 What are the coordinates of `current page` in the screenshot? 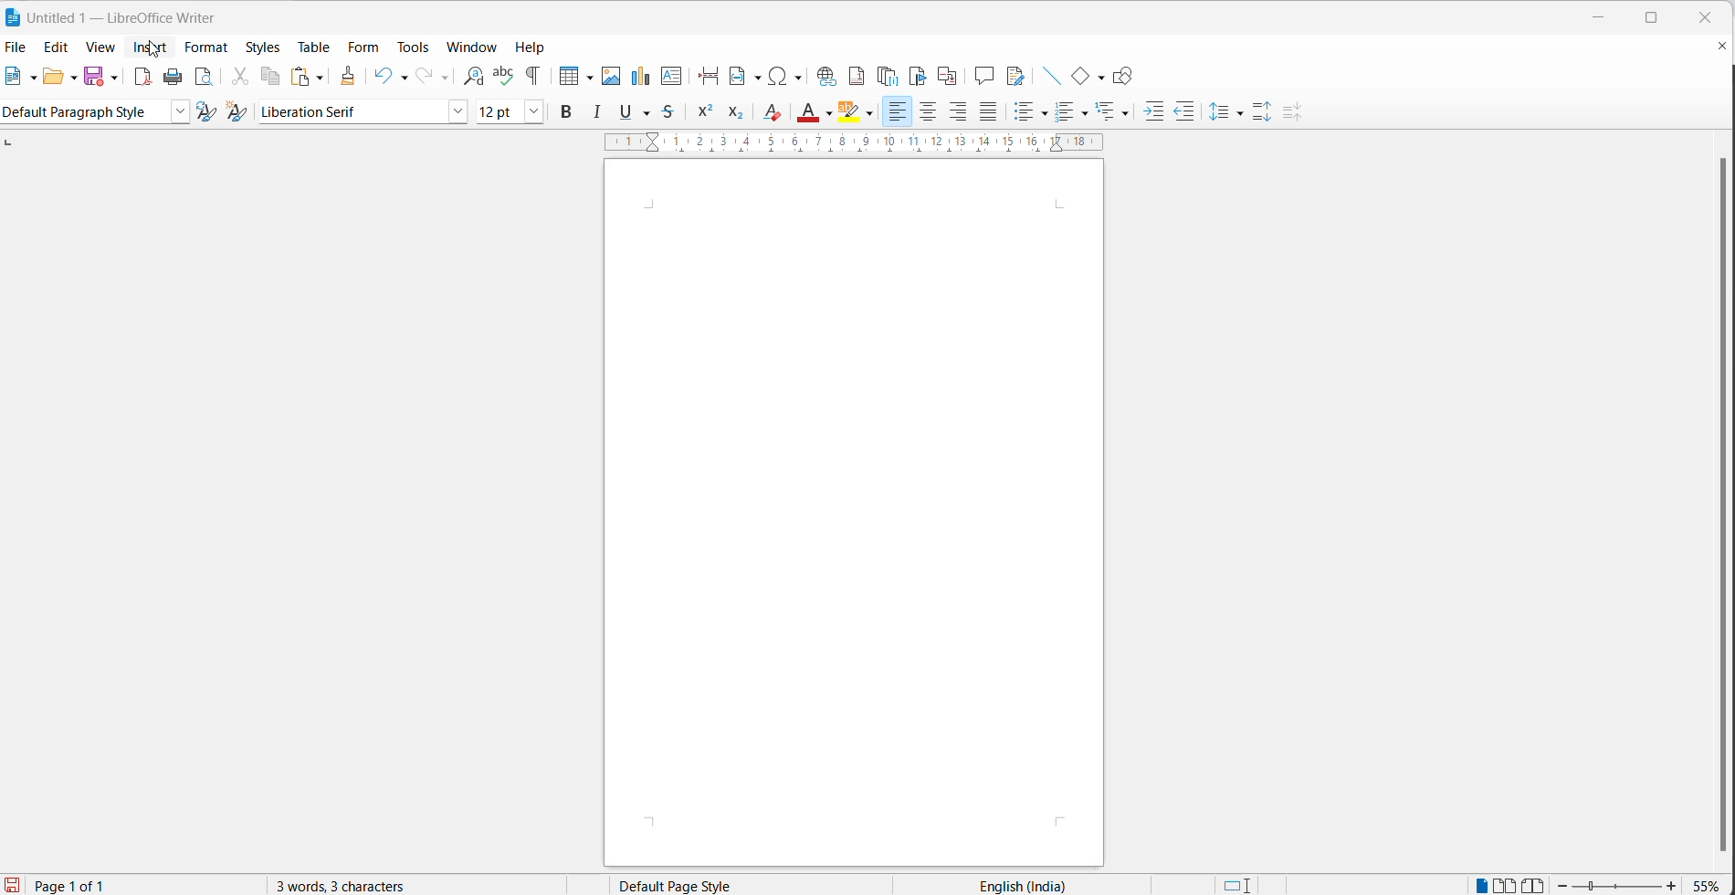 It's located at (79, 886).